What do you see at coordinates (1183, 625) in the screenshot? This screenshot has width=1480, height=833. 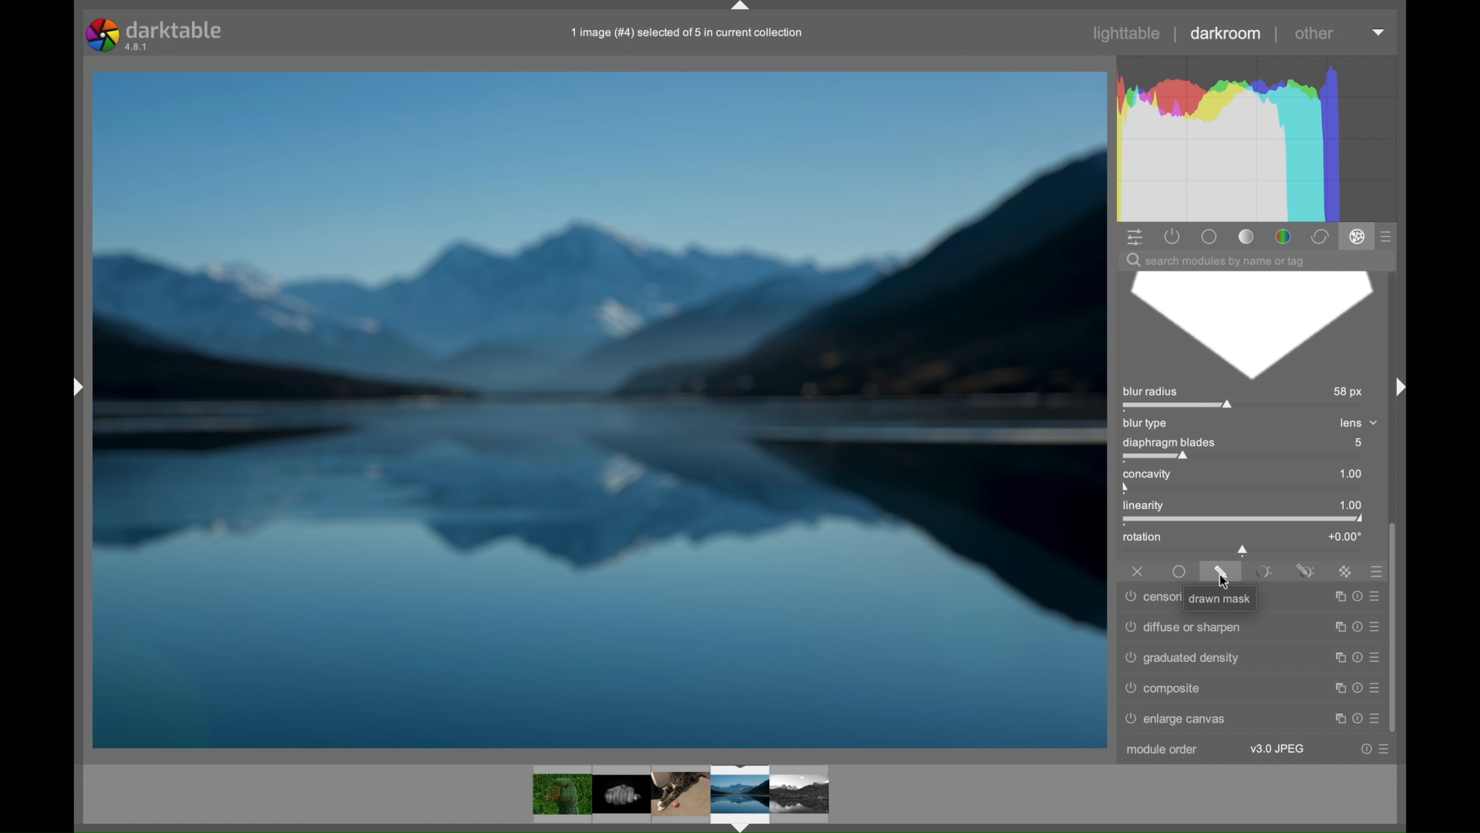 I see `diffuse or sharpen` at bounding box center [1183, 625].